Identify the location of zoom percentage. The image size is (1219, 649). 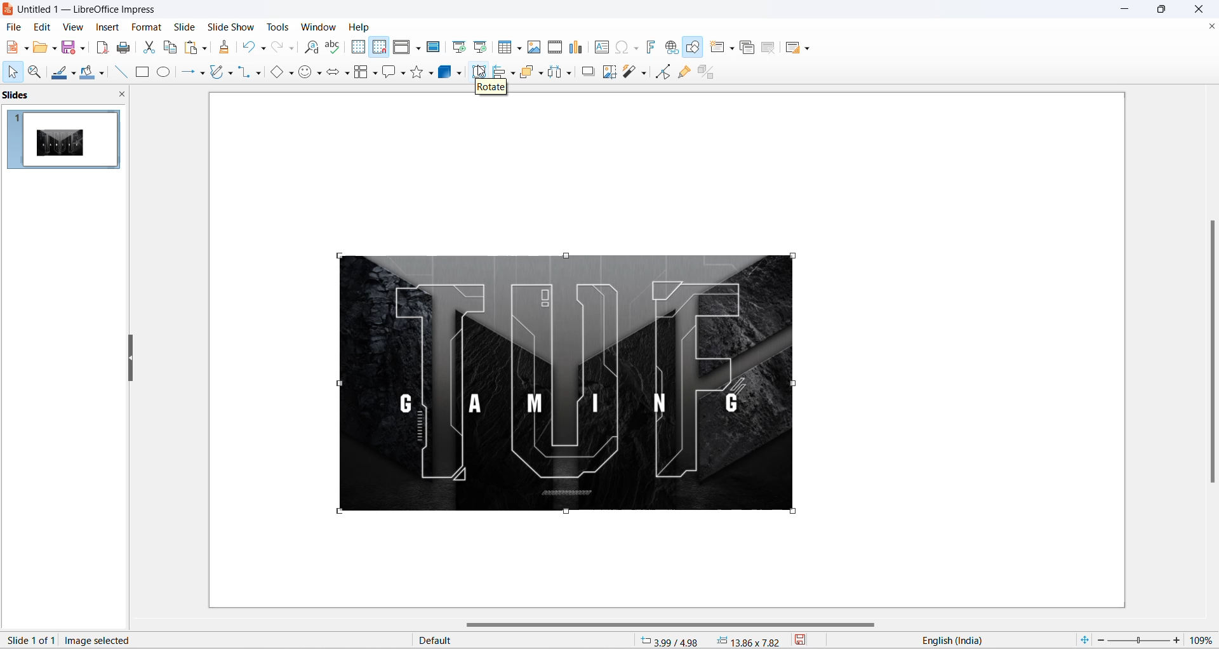
(1204, 638).